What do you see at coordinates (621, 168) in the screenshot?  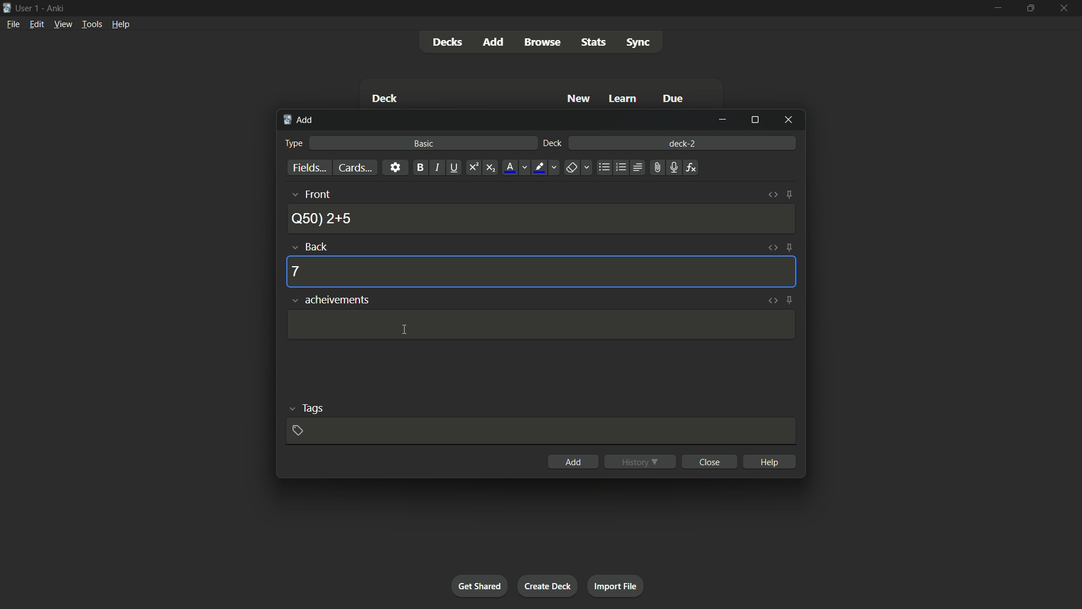 I see `ordered list` at bounding box center [621, 168].